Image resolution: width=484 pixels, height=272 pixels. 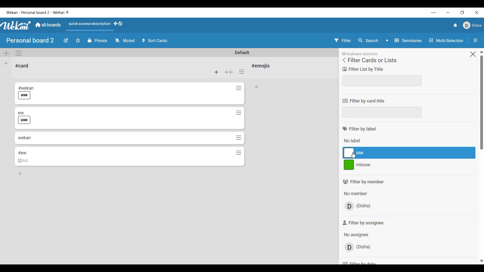 What do you see at coordinates (348, 153) in the screenshot?
I see `color` at bounding box center [348, 153].